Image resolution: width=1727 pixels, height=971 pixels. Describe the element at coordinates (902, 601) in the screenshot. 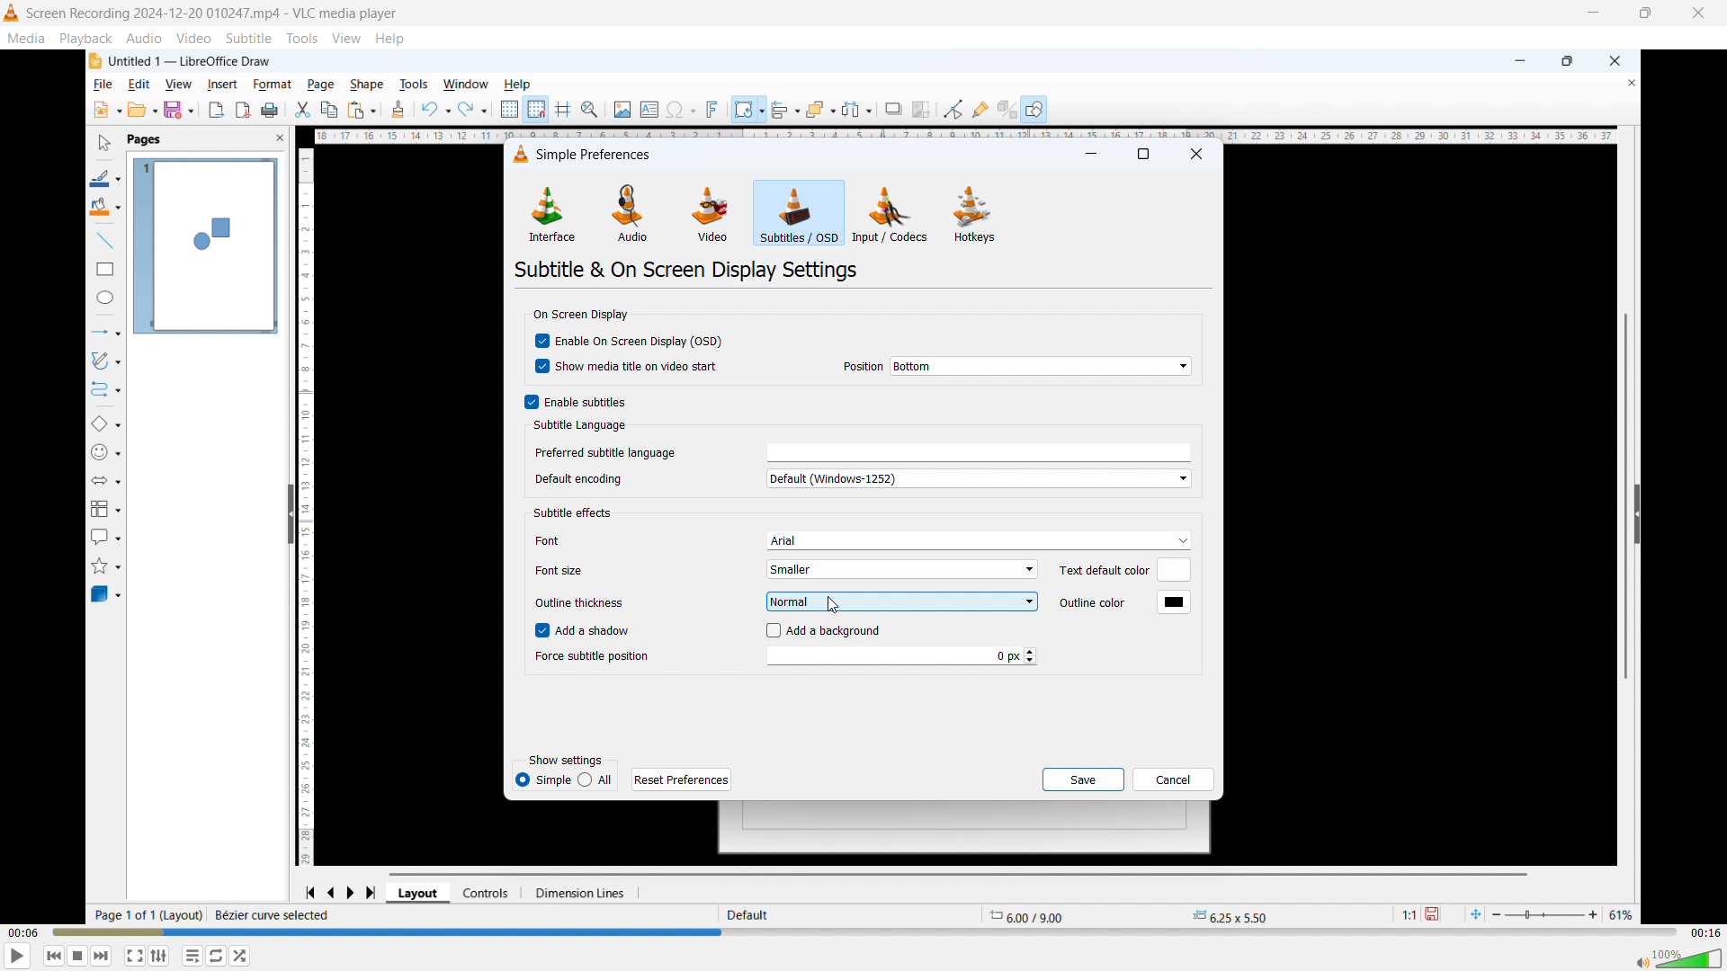

I see `Set subtitle outline thickness ` at that location.